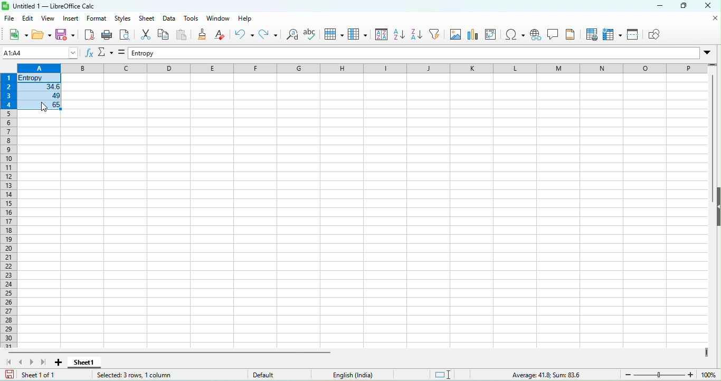  Describe the element at coordinates (528, 375) in the screenshot. I see `average sum=0` at that location.